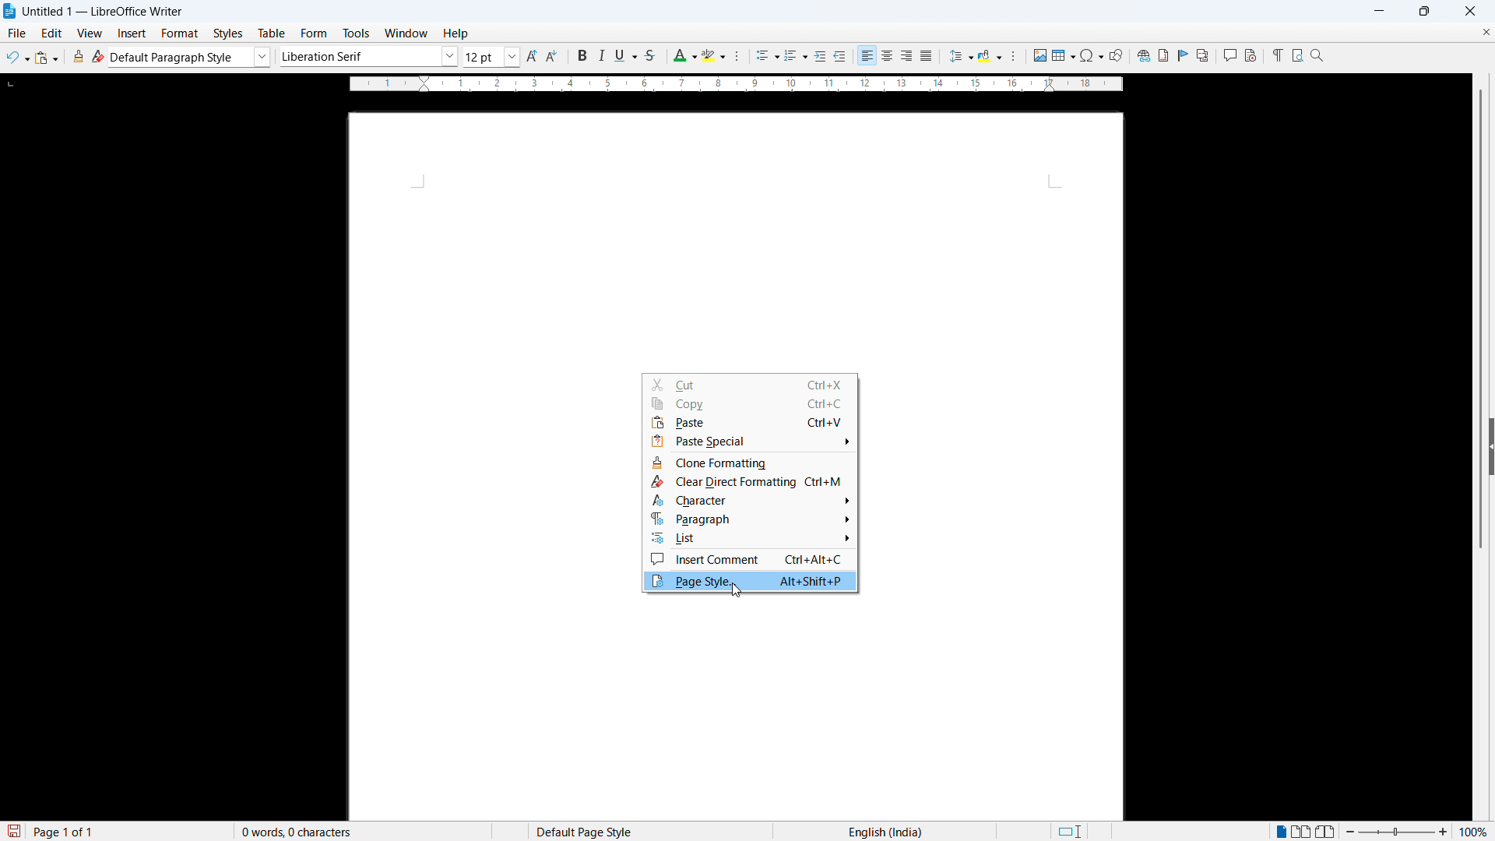 The image size is (1495, 841). I want to click on Character , so click(741, 57).